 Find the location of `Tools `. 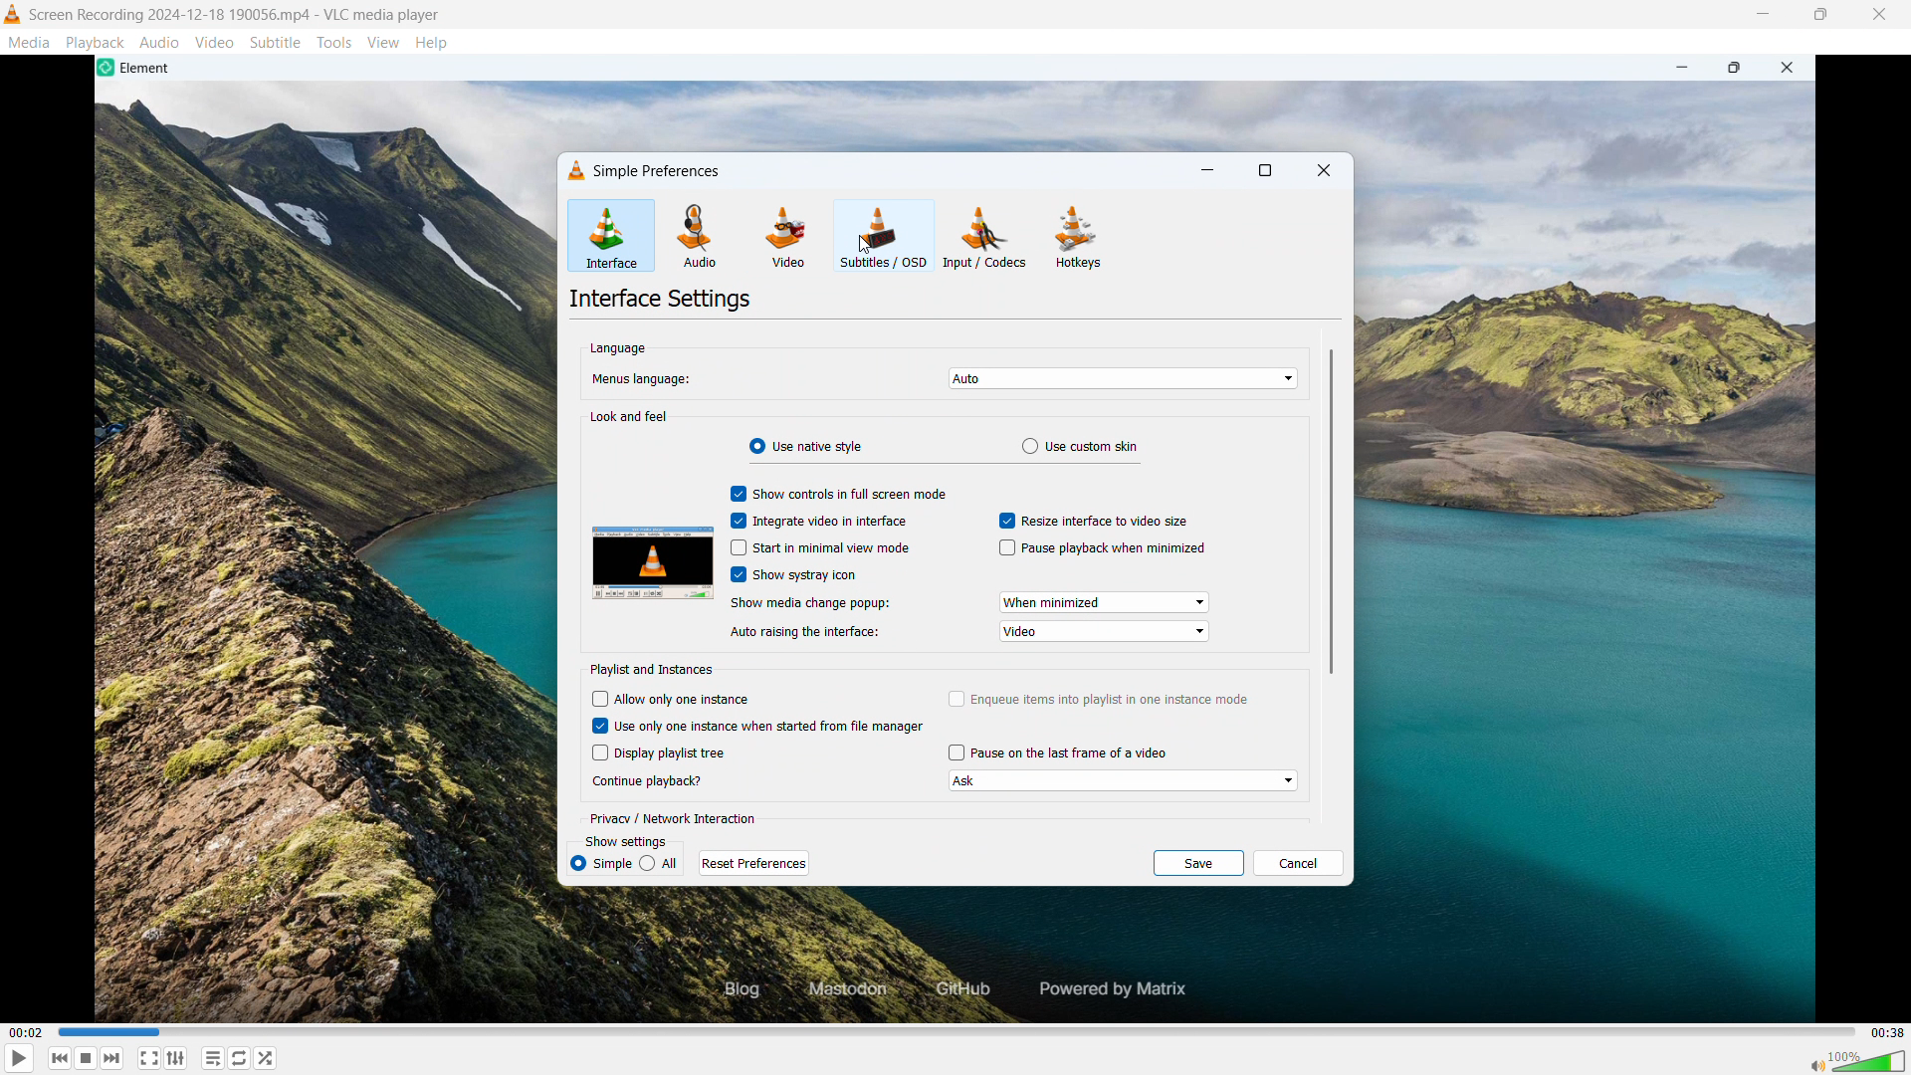

Tools  is located at coordinates (334, 42).